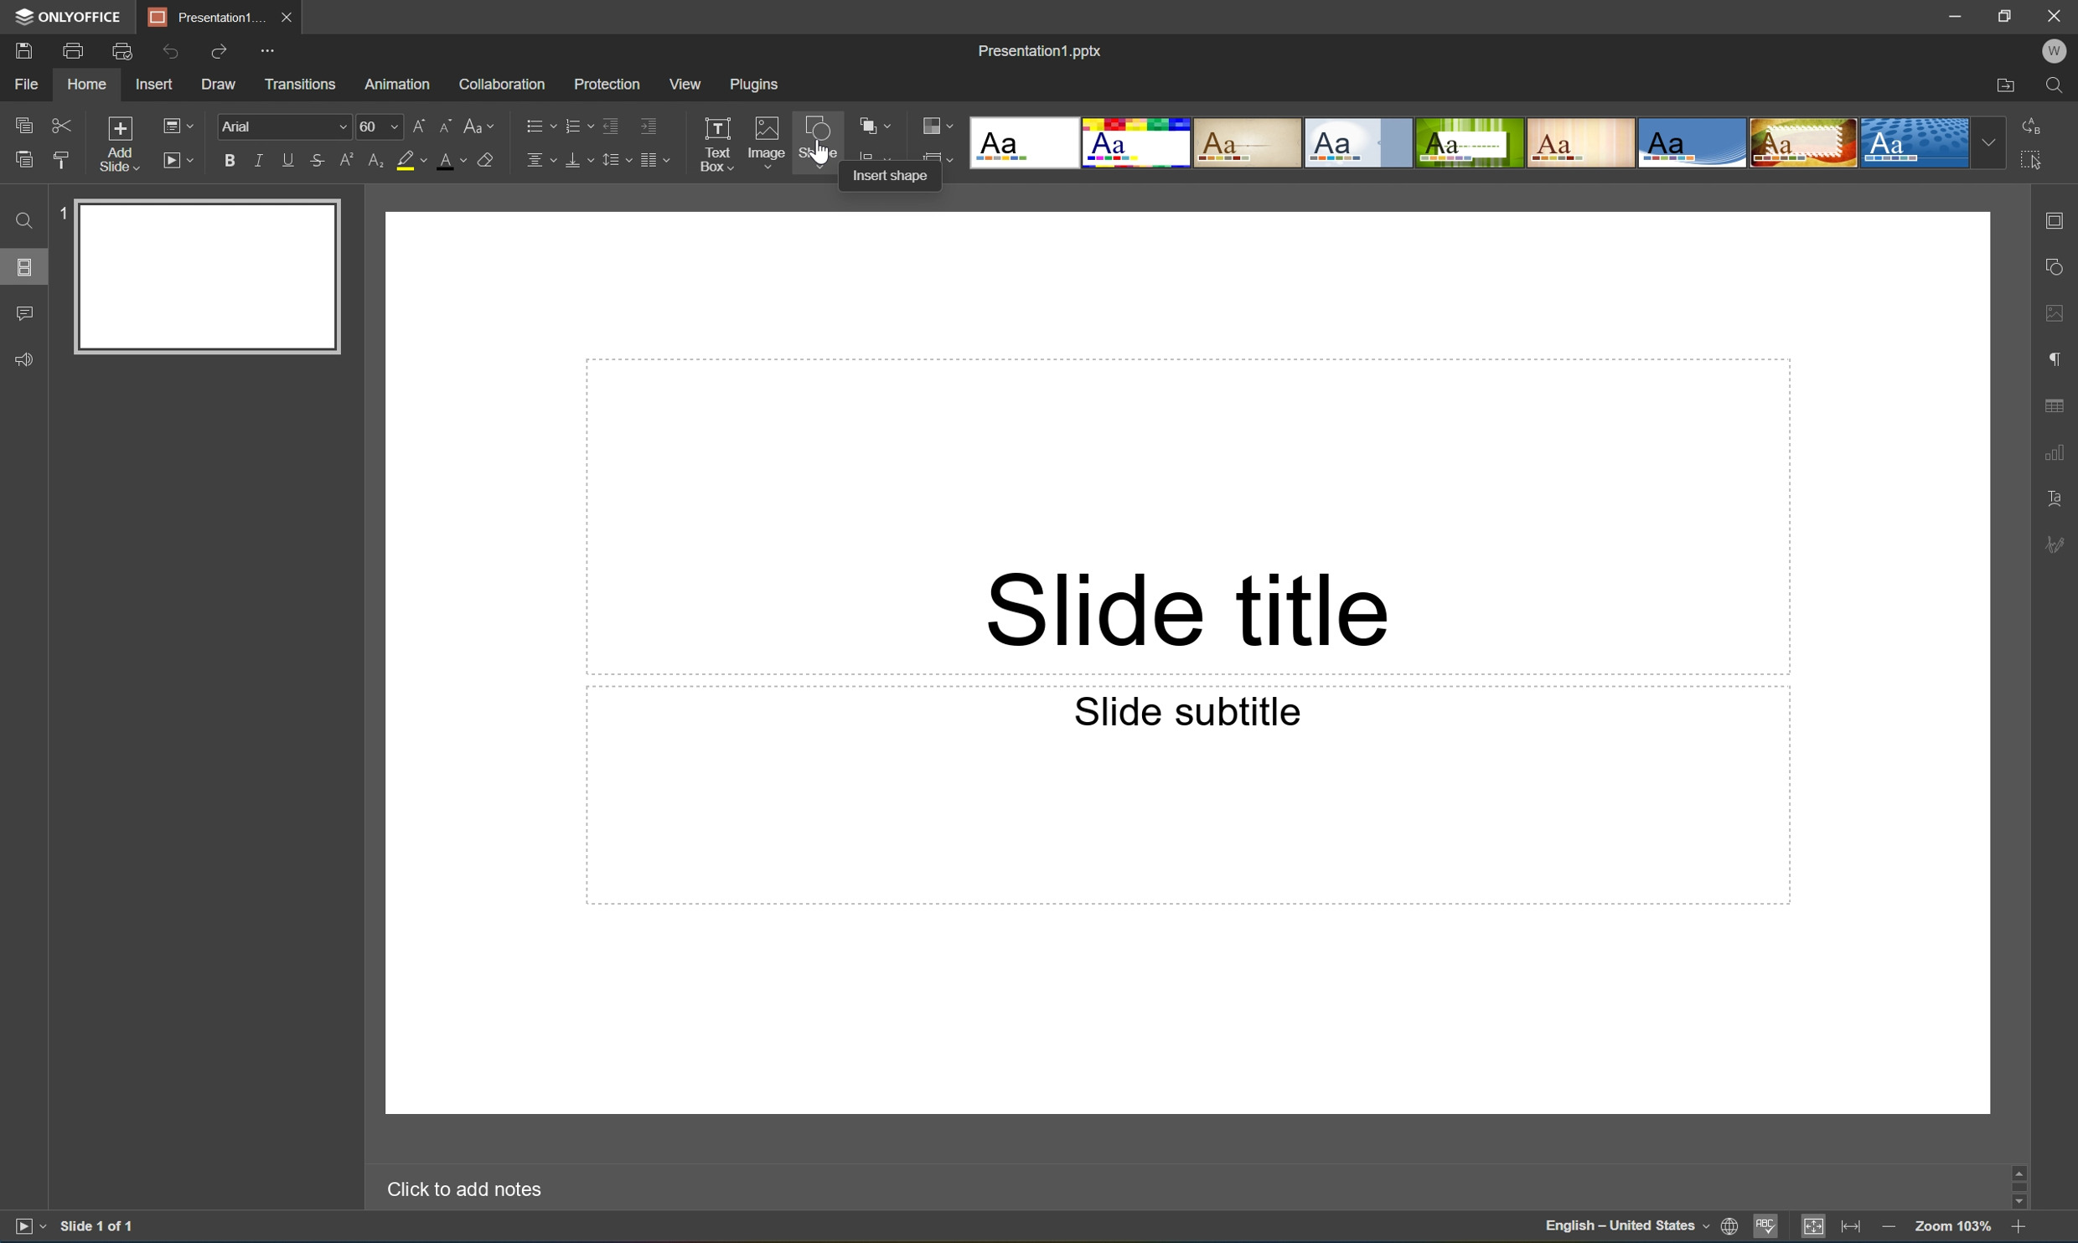  What do you see at coordinates (938, 126) in the screenshot?
I see `Change color theme` at bounding box center [938, 126].